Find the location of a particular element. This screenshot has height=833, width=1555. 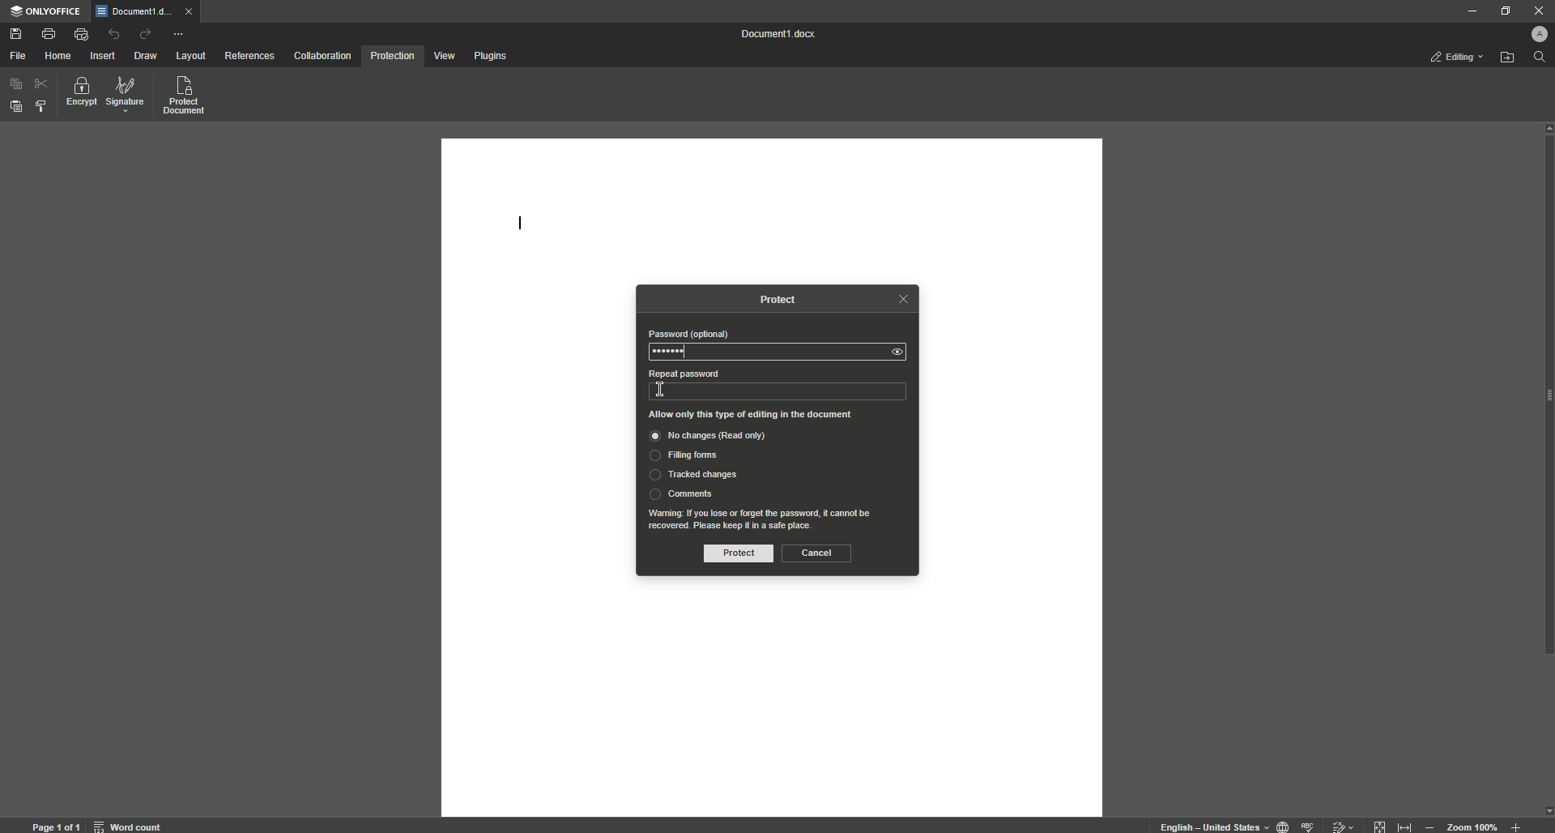

type is located at coordinates (768, 391).